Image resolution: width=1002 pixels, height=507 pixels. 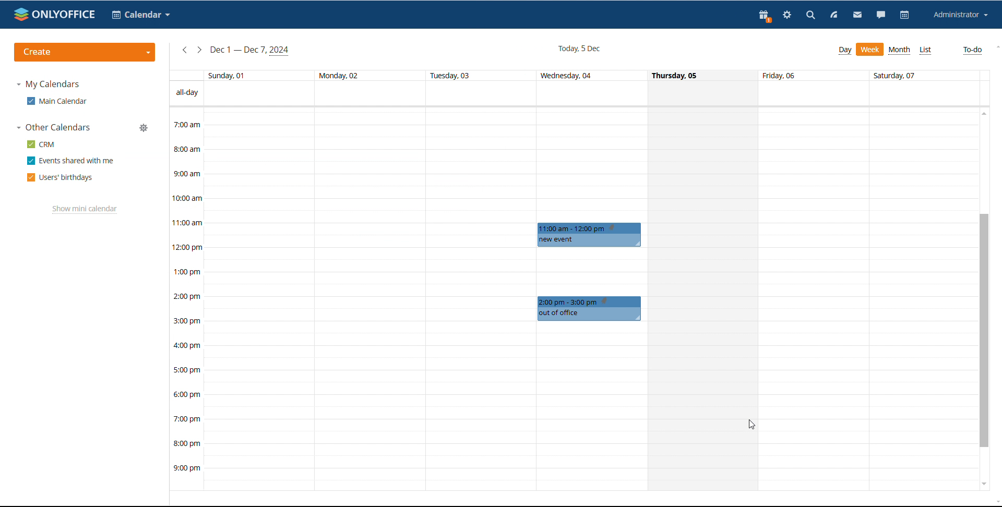 What do you see at coordinates (984, 331) in the screenshot?
I see `scrollbar` at bounding box center [984, 331].